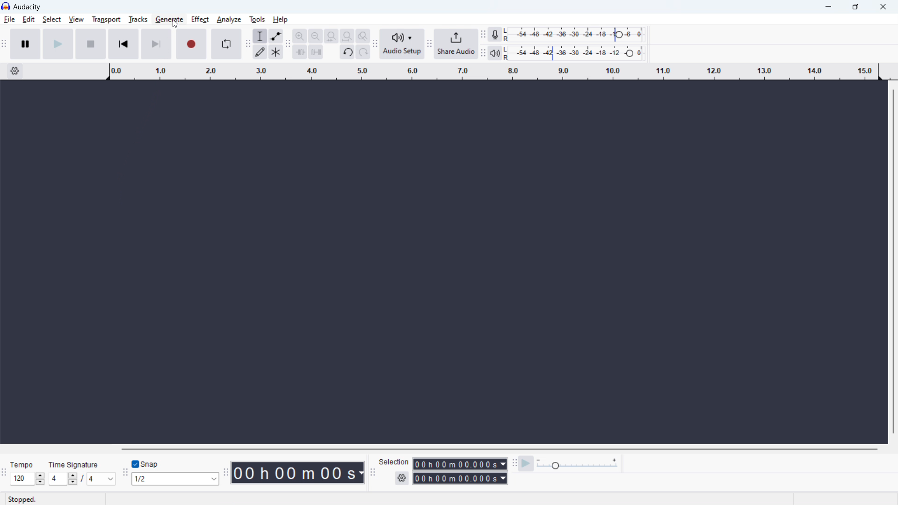 This screenshot has width=898, height=505. Describe the element at coordinates (123, 44) in the screenshot. I see `skip to start` at that location.